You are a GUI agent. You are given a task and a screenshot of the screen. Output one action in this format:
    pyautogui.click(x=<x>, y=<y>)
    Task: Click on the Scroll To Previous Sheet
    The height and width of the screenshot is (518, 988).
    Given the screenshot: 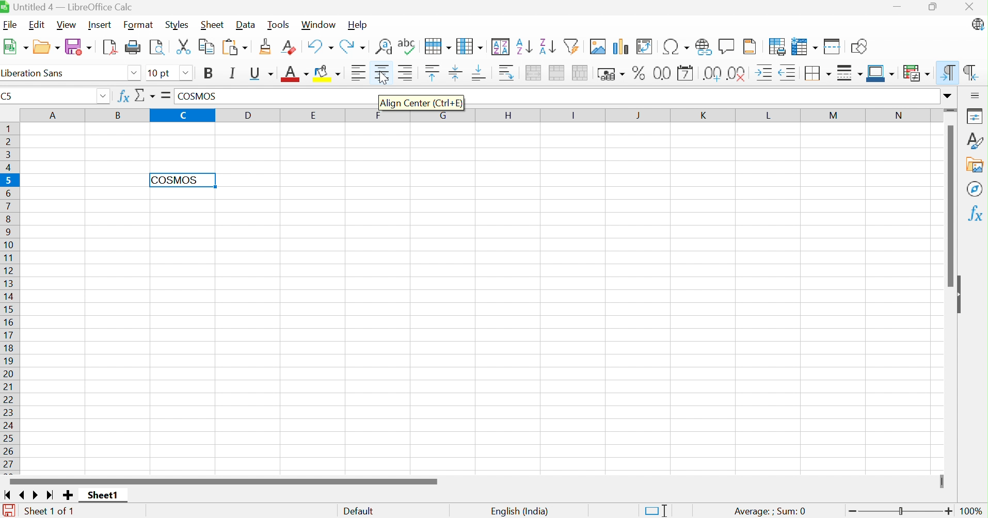 What is the action you would take?
    pyautogui.click(x=23, y=496)
    